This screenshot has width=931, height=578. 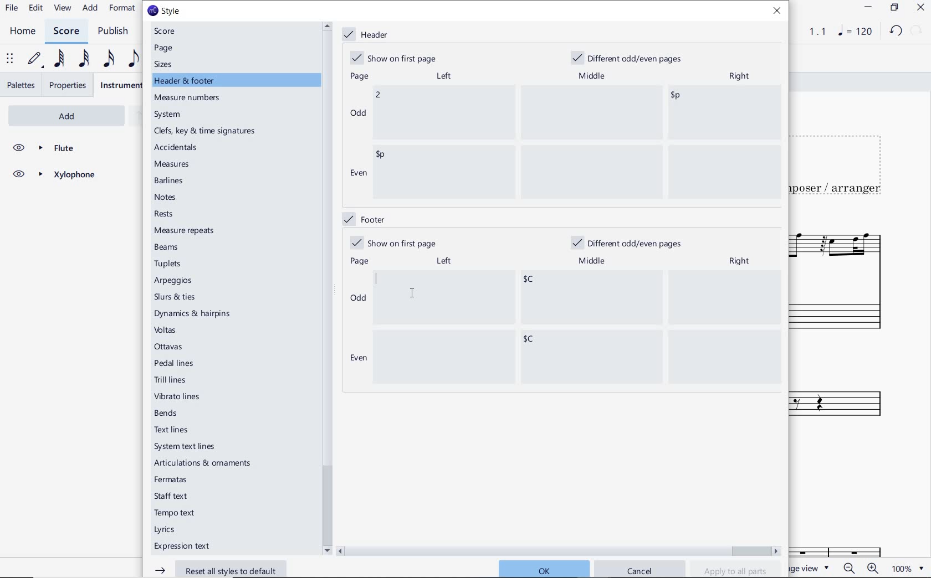 I want to click on right, so click(x=739, y=77).